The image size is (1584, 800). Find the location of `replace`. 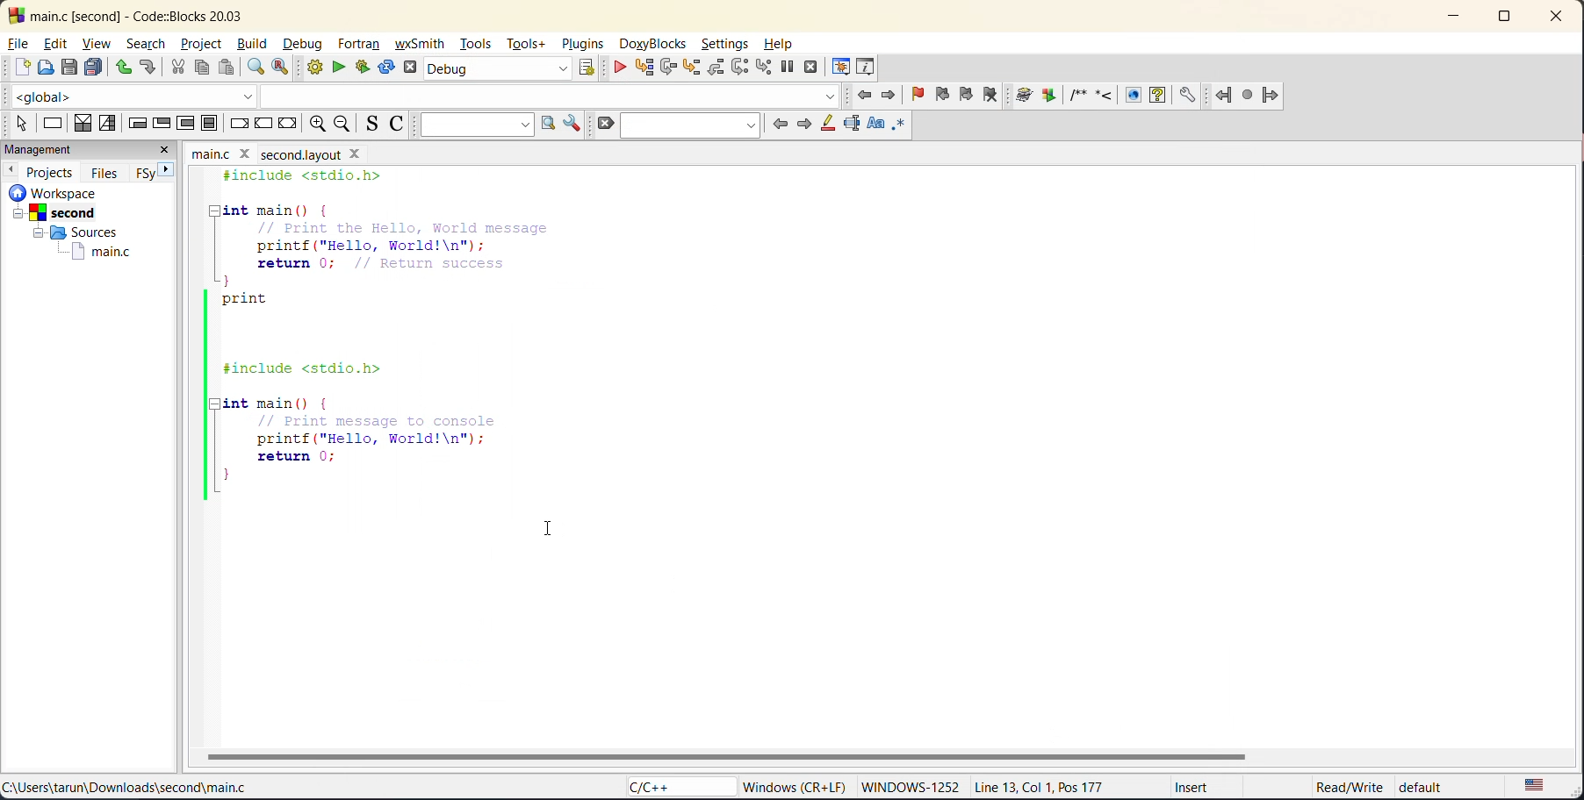

replace is located at coordinates (288, 68).